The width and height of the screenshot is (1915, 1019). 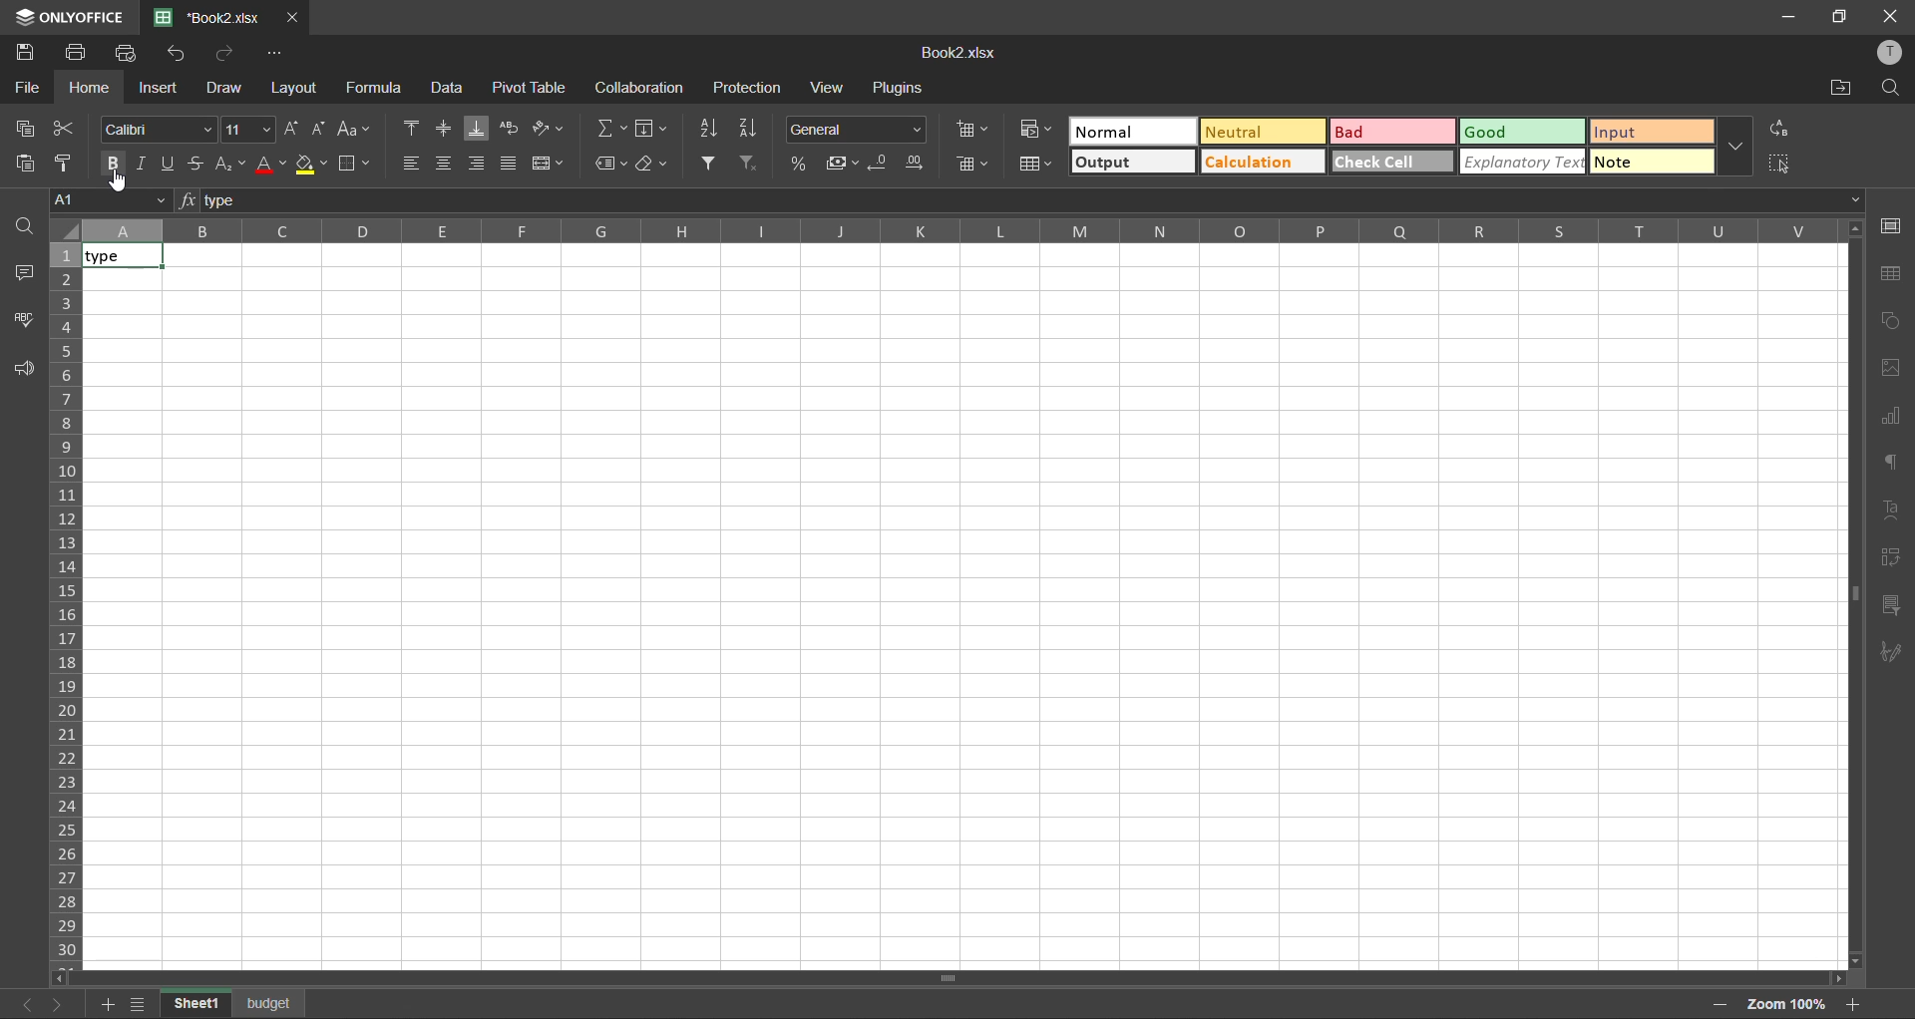 What do you see at coordinates (210, 18) in the screenshot?
I see `Book2.xlsx` at bounding box center [210, 18].